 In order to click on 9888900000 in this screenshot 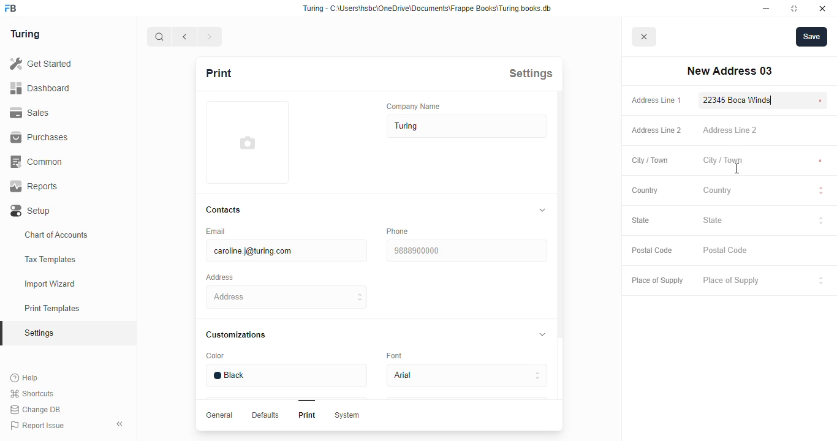, I will do `click(466, 251)`.